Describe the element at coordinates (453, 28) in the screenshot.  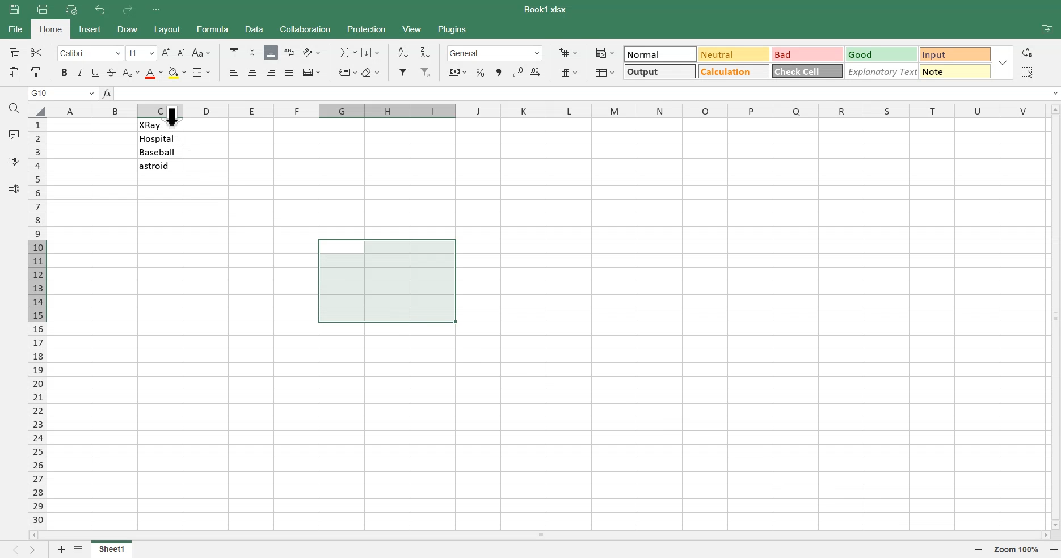
I see `Plugins` at that location.